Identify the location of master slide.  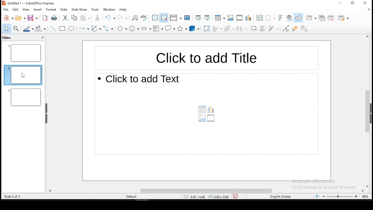
(188, 17).